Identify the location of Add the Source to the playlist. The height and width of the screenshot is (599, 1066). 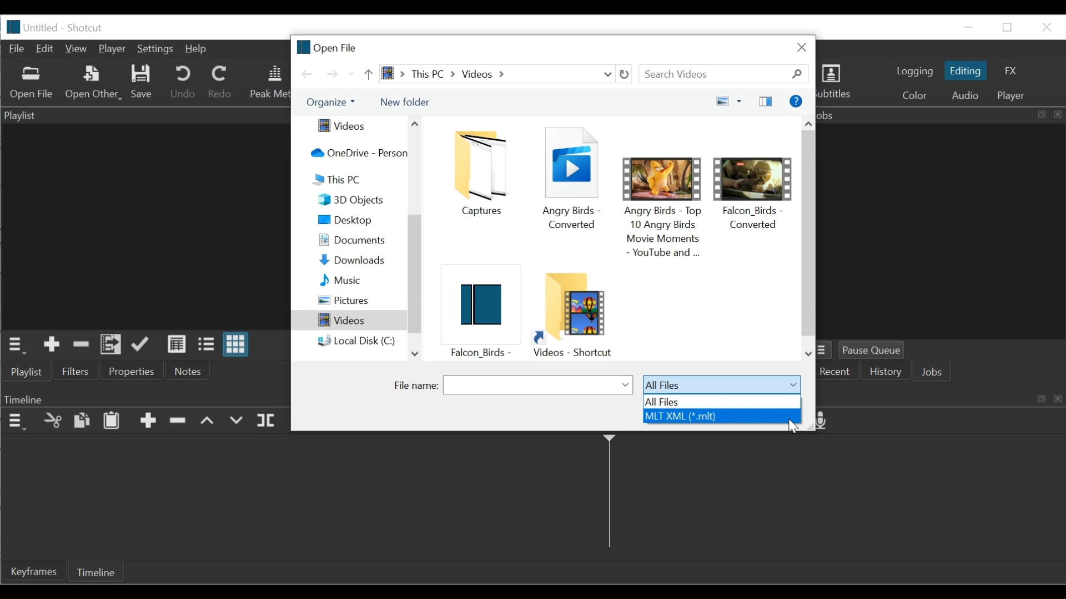
(52, 345).